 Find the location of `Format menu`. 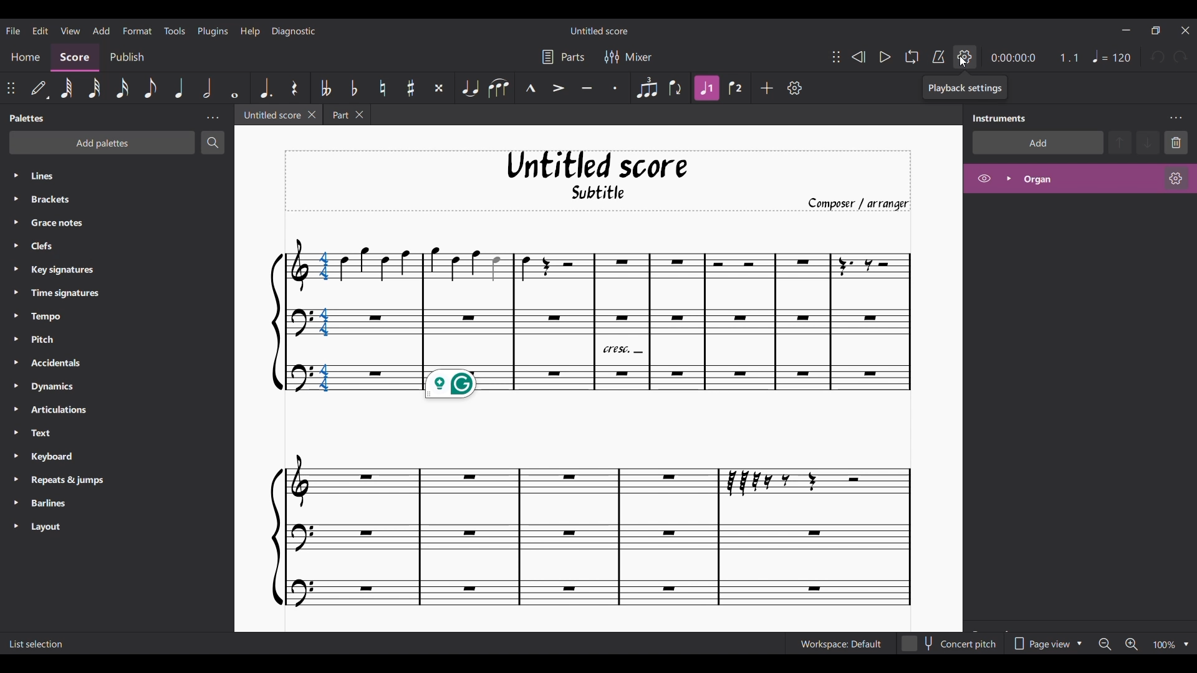

Format menu is located at coordinates (137, 31).